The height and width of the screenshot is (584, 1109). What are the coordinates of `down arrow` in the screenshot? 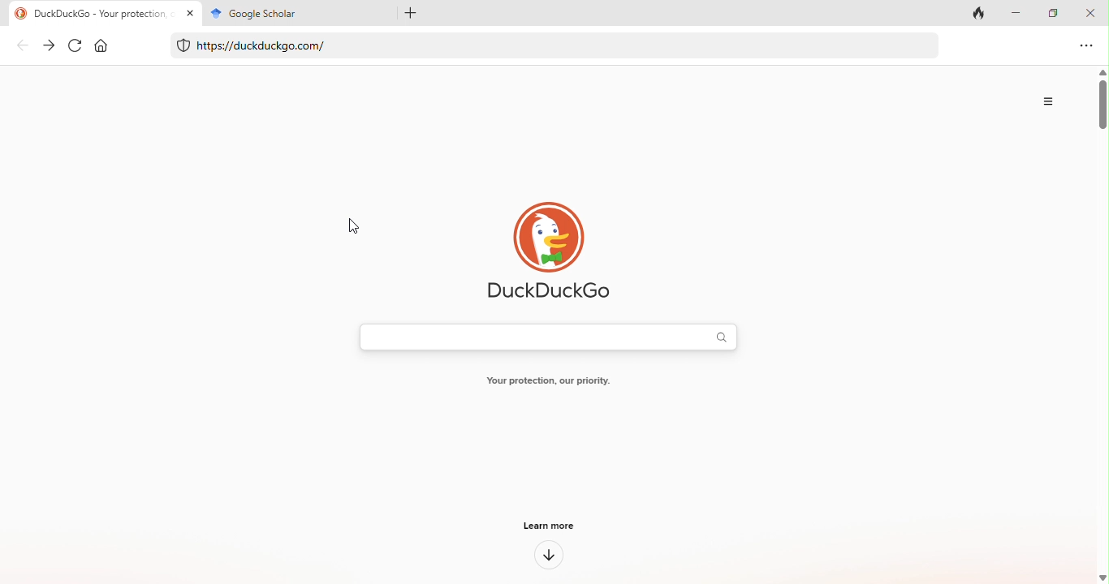 It's located at (549, 556).